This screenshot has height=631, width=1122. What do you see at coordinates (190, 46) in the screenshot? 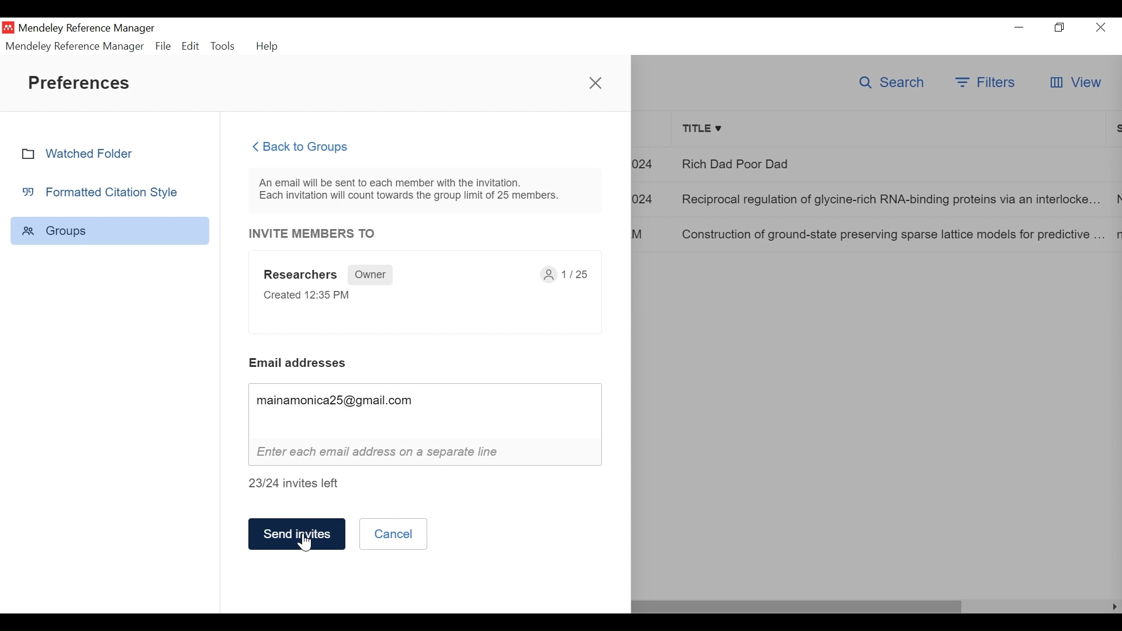
I see `Edit` at bounding box center [190, 46].